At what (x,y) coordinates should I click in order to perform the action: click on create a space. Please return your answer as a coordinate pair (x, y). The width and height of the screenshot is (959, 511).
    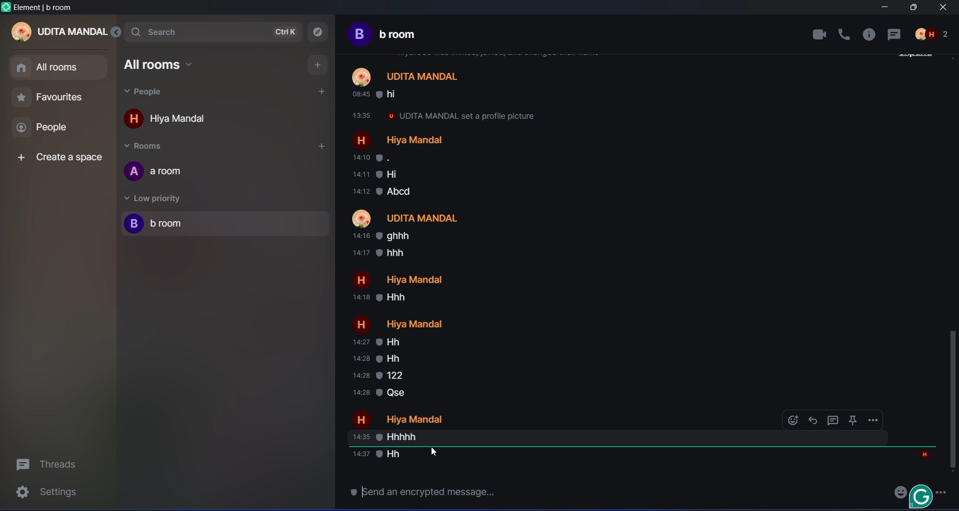
    Looking at the image, I should click on (62, 160).